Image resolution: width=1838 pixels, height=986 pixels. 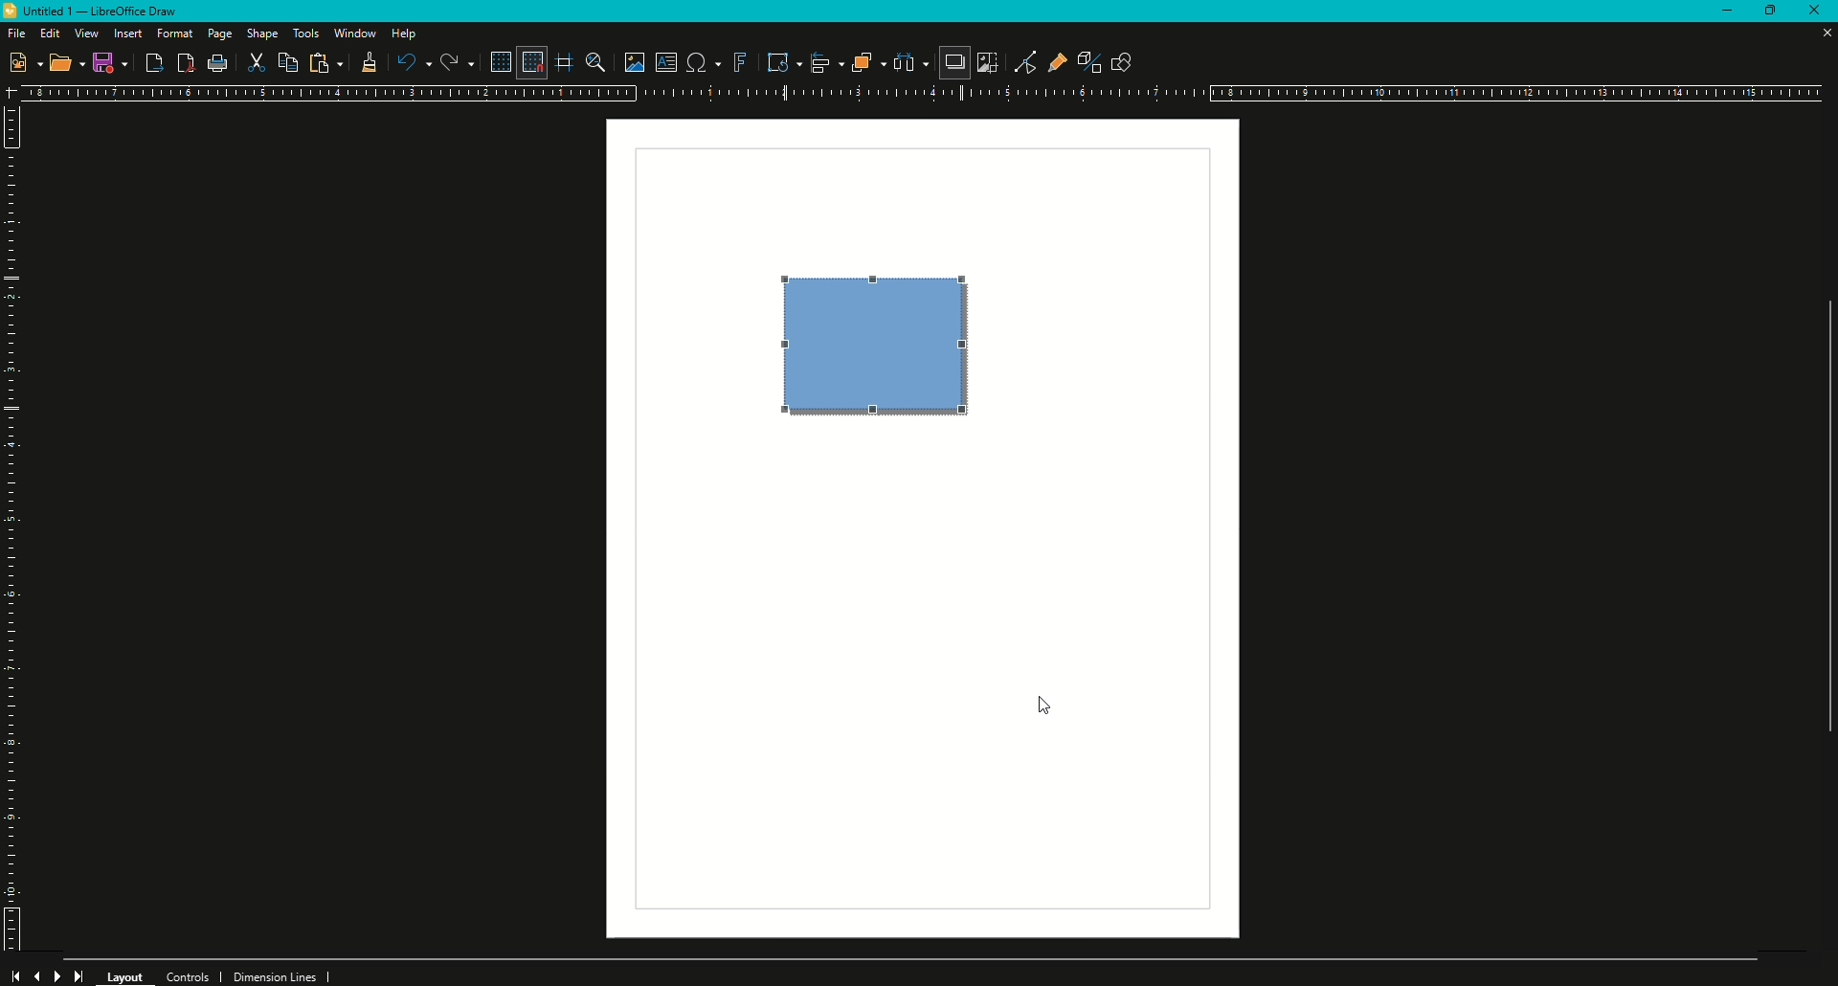 I want to click on Untitled 1 - LibreOffice Draw, so click(x=98, y=11).